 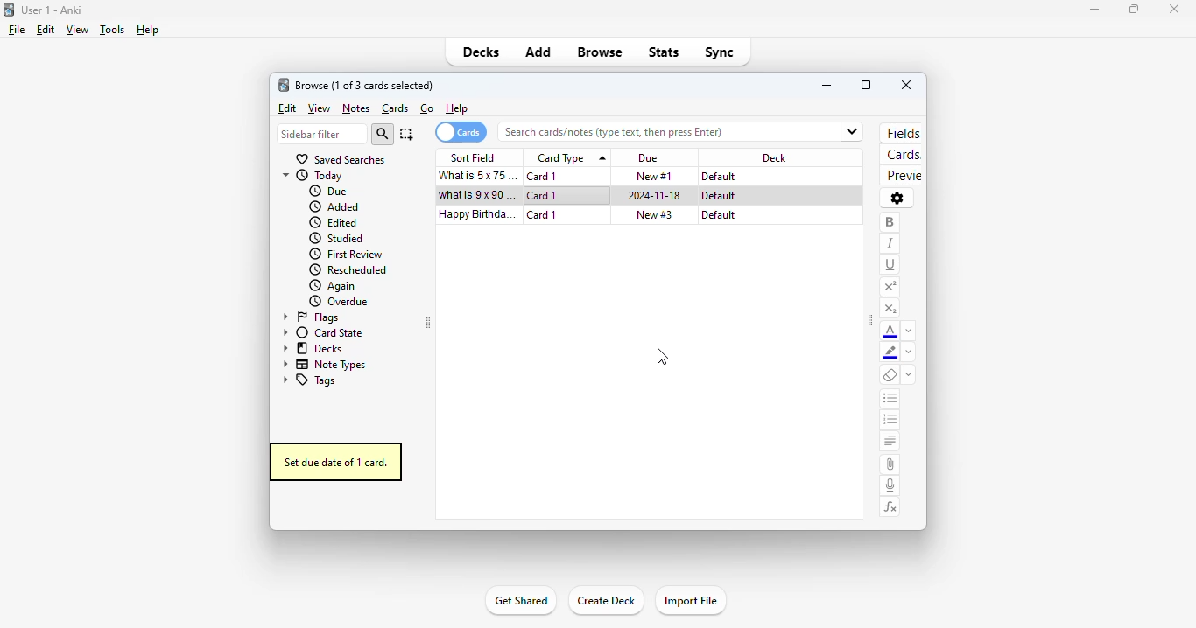 What do you see at coordinates (890, 485) in the screenshot?
I see `record audio` at bounding box center [890, 485].